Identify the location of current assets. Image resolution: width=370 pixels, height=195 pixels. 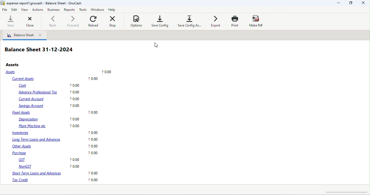
(55, 79).